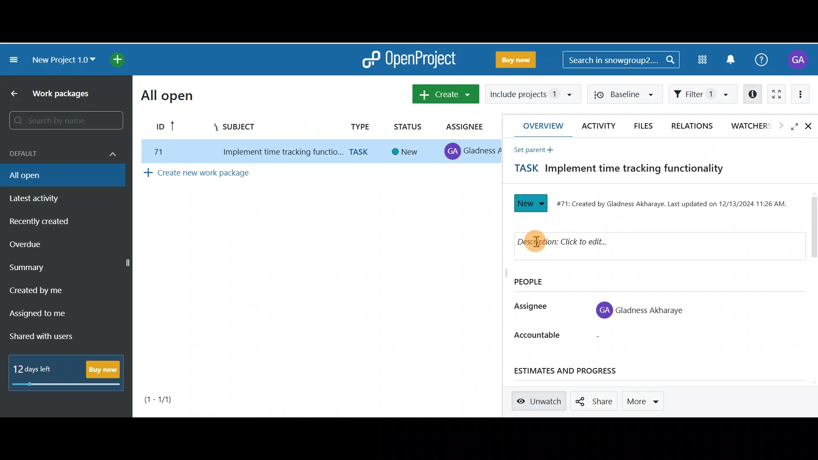  What do you see at coordinates (35, 267) in the screenshot?
I see `Summary` at bounding box center [35, 267].